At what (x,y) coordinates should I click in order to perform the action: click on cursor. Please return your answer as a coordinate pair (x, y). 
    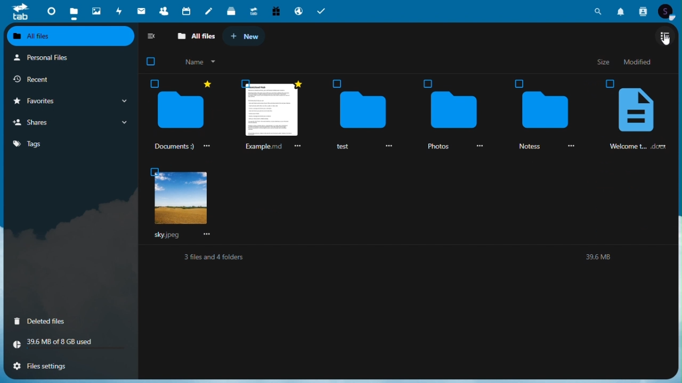
    Looking at the image, I should click on (665, 40).